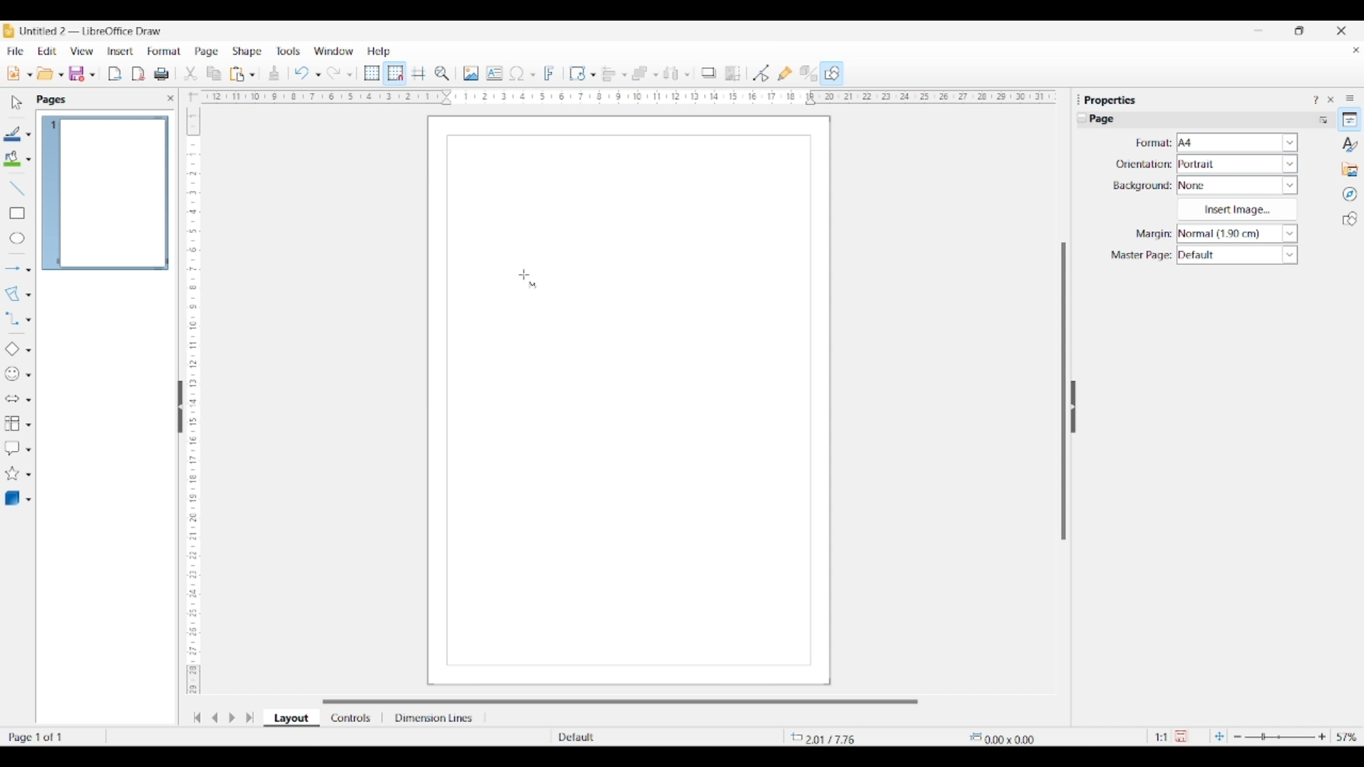 The height and width of the screenshot is (767, 1364). Describe the element at coordinates (350, 75) in the screenshot. I see `Redo specific actions` at that location.